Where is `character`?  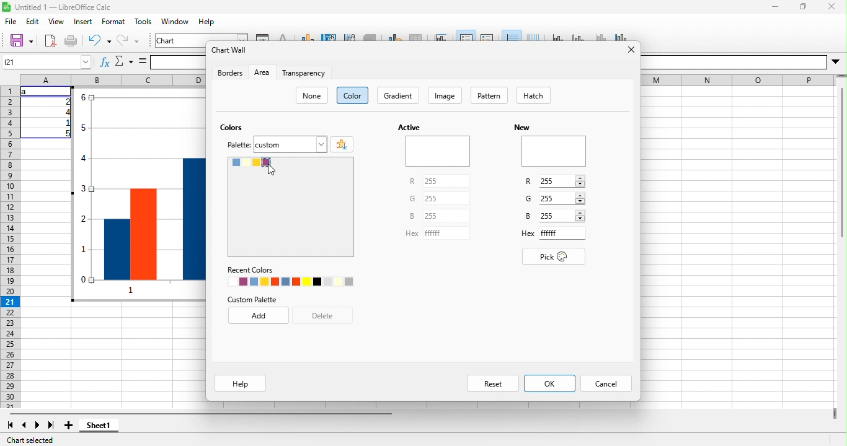
character is located at coordinates (283, 37).